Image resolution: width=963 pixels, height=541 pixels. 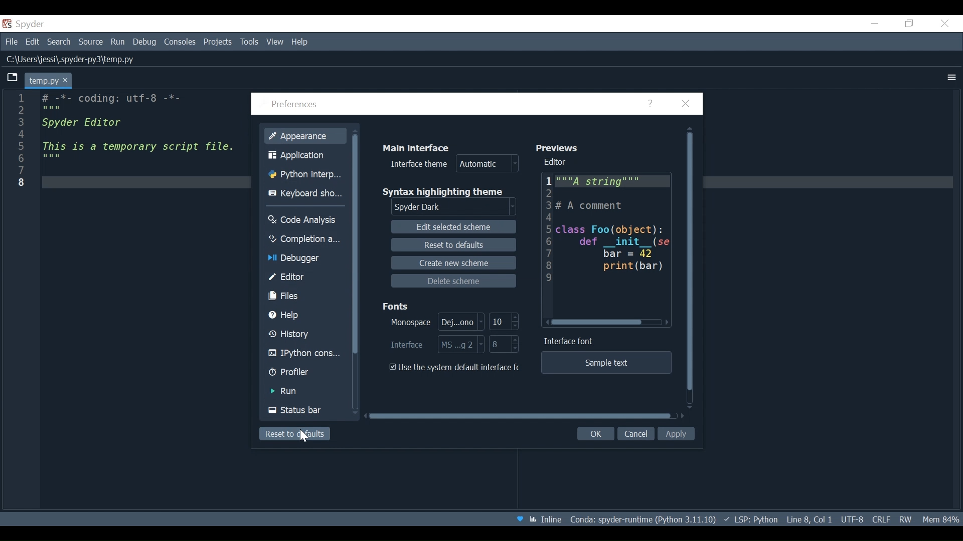 What do you see at coordinates (609, 323) in the screenshot?
I see `Horizontal Scroll bar` at bounding box center [609, 323].